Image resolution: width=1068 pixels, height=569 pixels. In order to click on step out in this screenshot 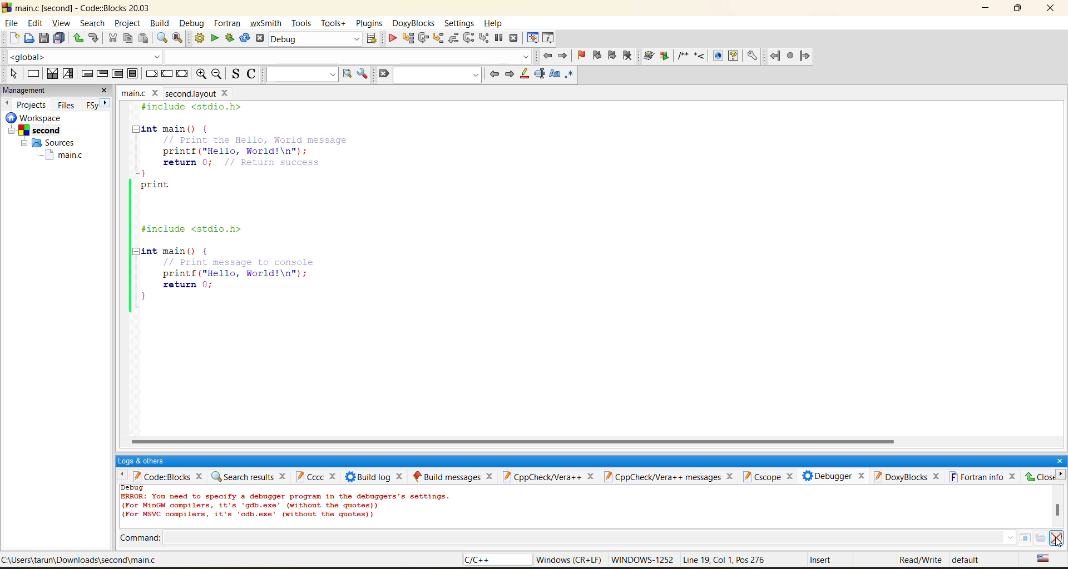, I will do `click(454, 41)`.